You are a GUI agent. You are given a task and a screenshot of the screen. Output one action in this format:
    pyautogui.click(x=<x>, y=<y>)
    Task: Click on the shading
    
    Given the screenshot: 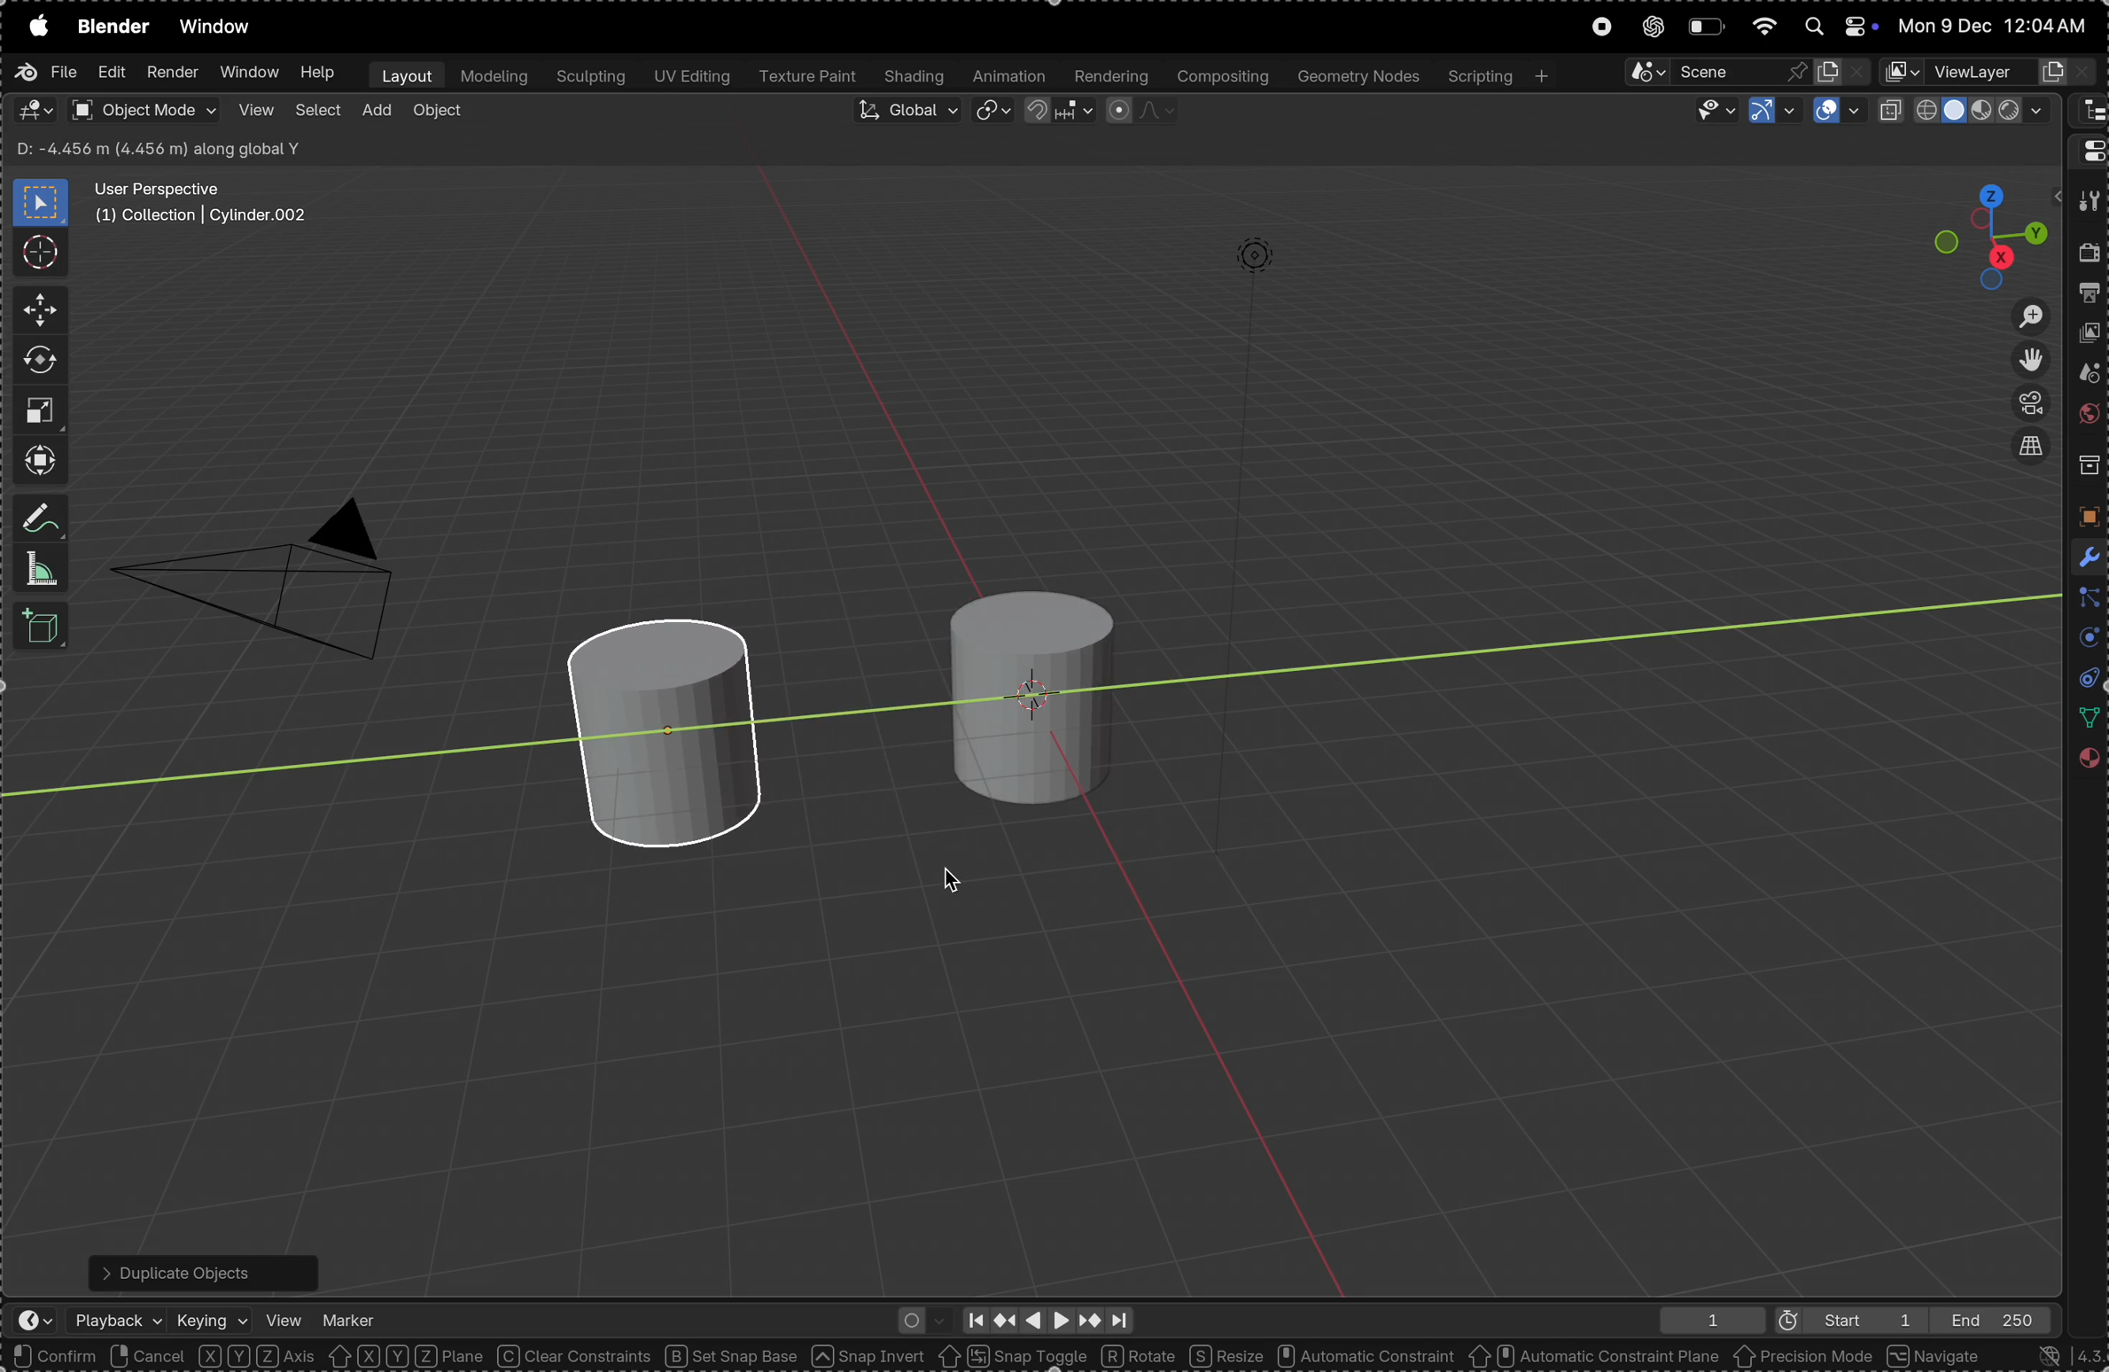 What is the action you would take?
    pyautogui.click(x=915, y=77)
    